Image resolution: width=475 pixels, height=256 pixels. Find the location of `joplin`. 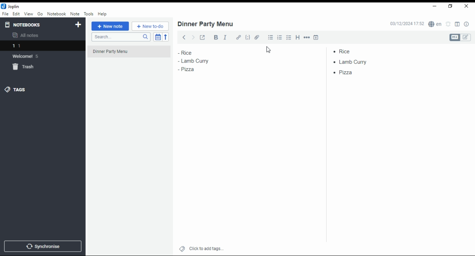

joplin is located at coordinates (11, 6).